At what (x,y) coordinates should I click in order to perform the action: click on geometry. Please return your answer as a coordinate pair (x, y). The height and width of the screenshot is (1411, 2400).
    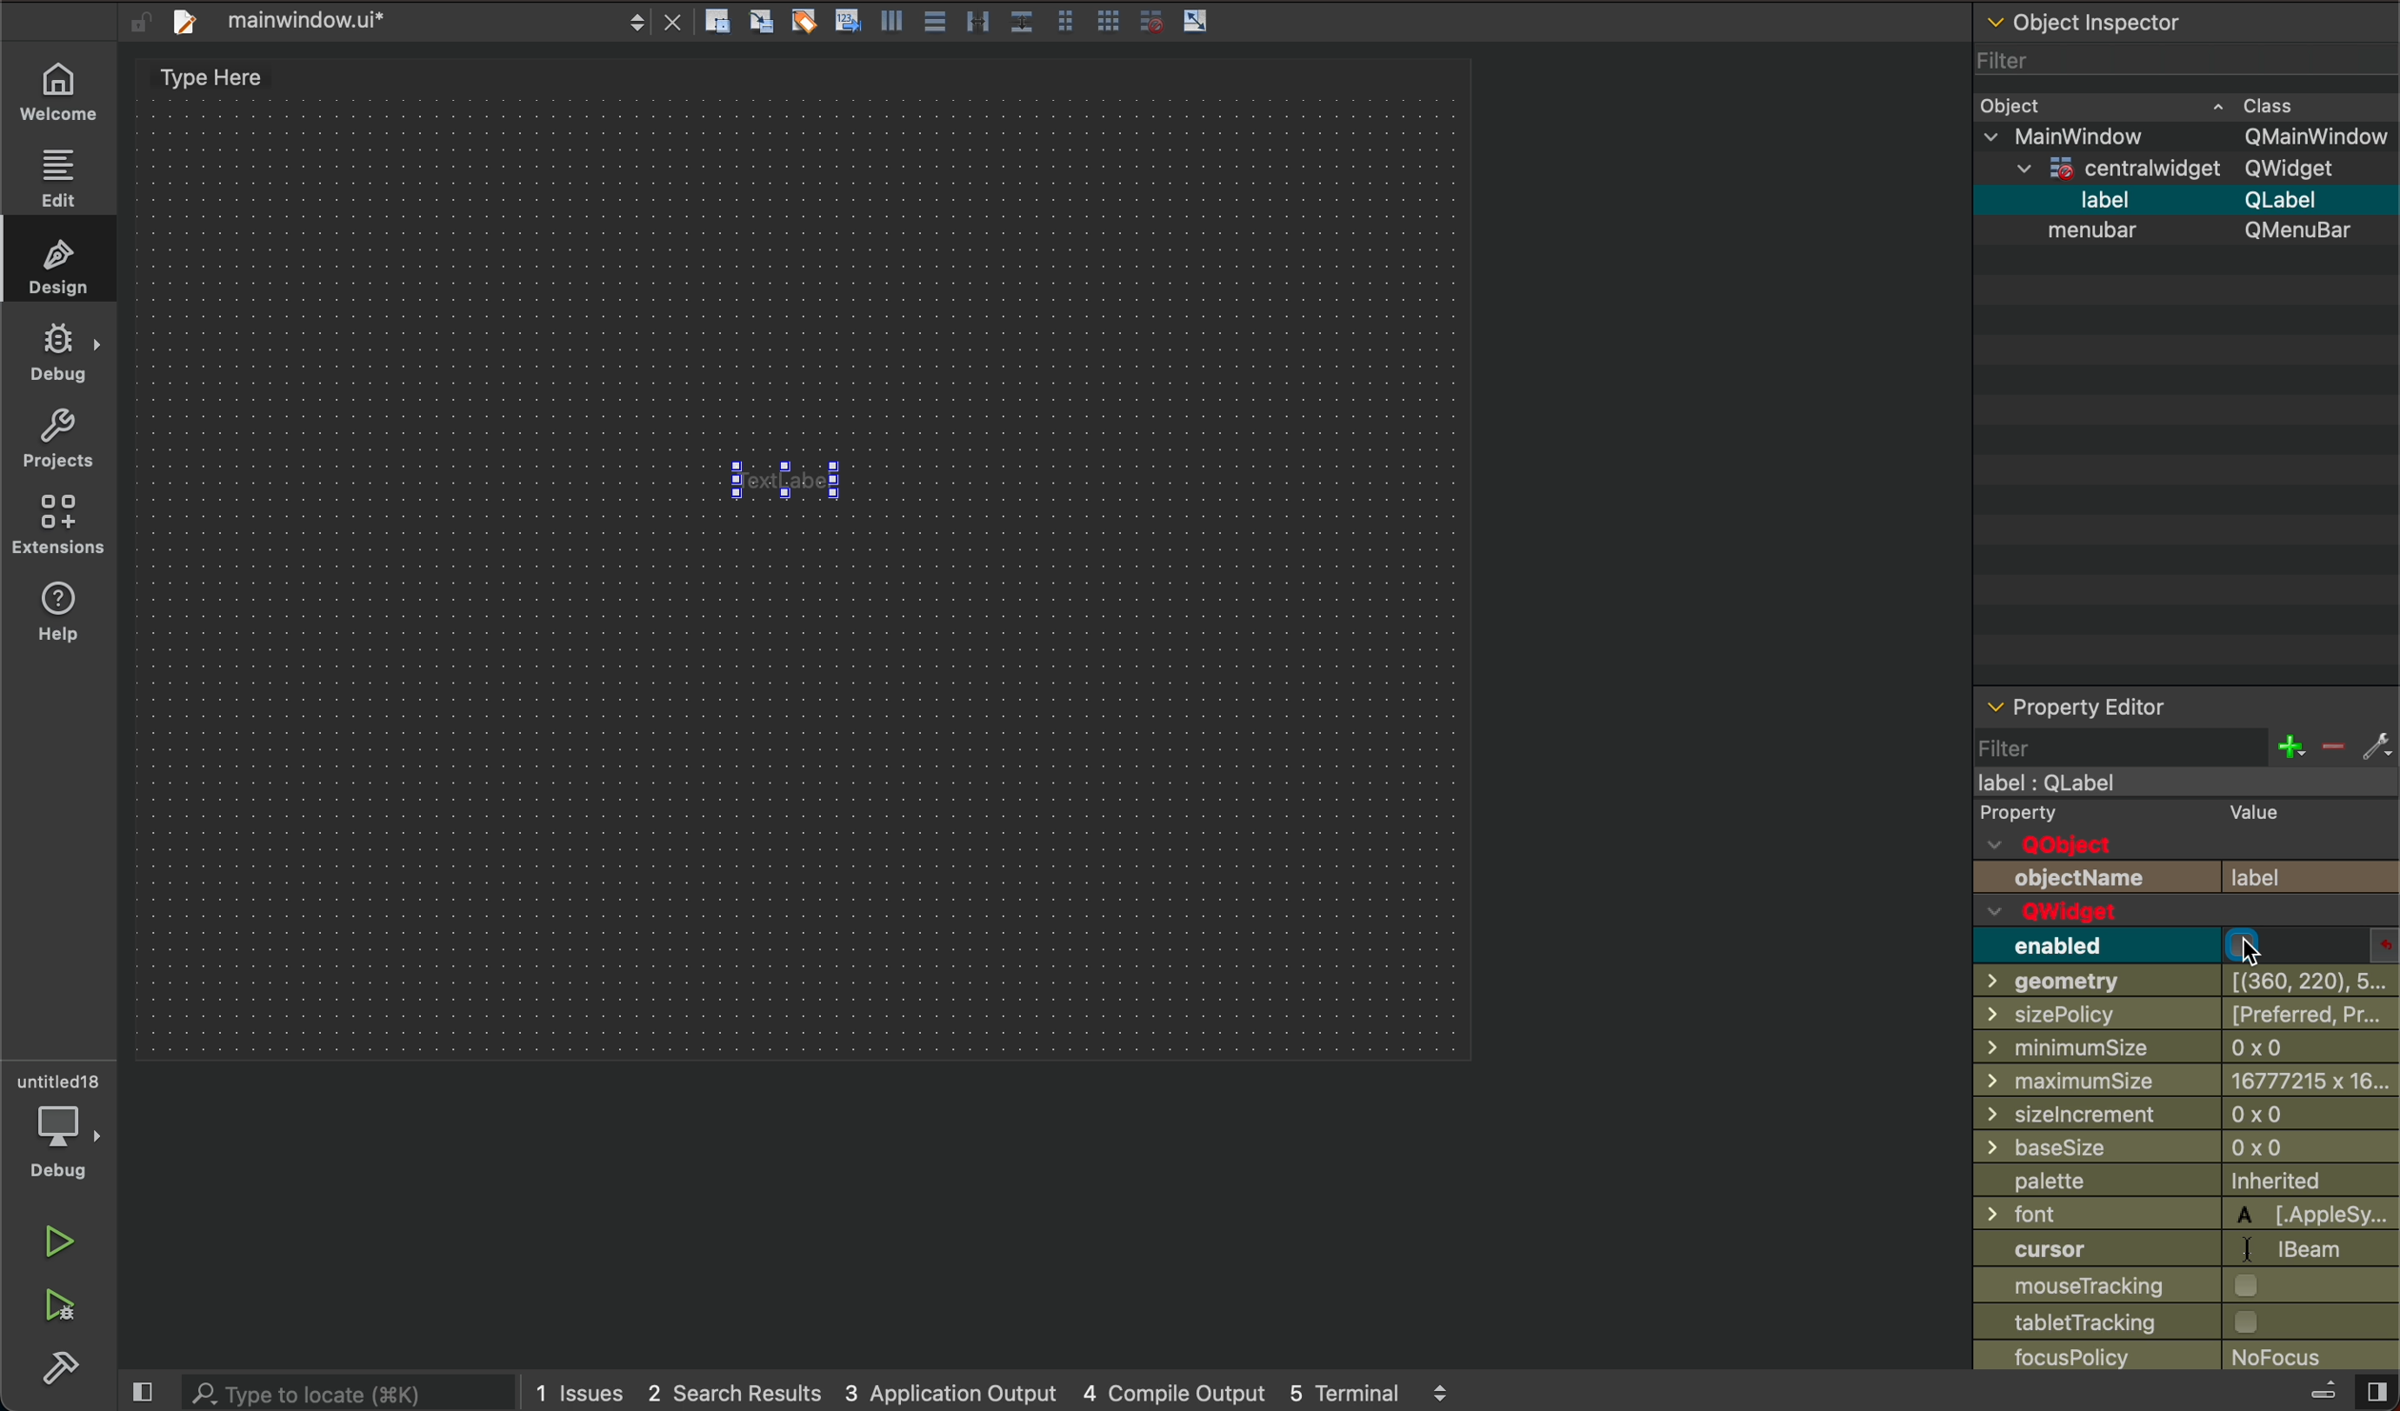
    Looking at the image, I should click on (2090, 979).